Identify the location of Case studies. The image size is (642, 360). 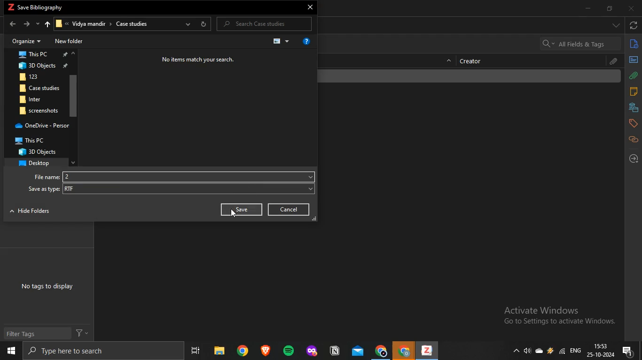
(135, 24).